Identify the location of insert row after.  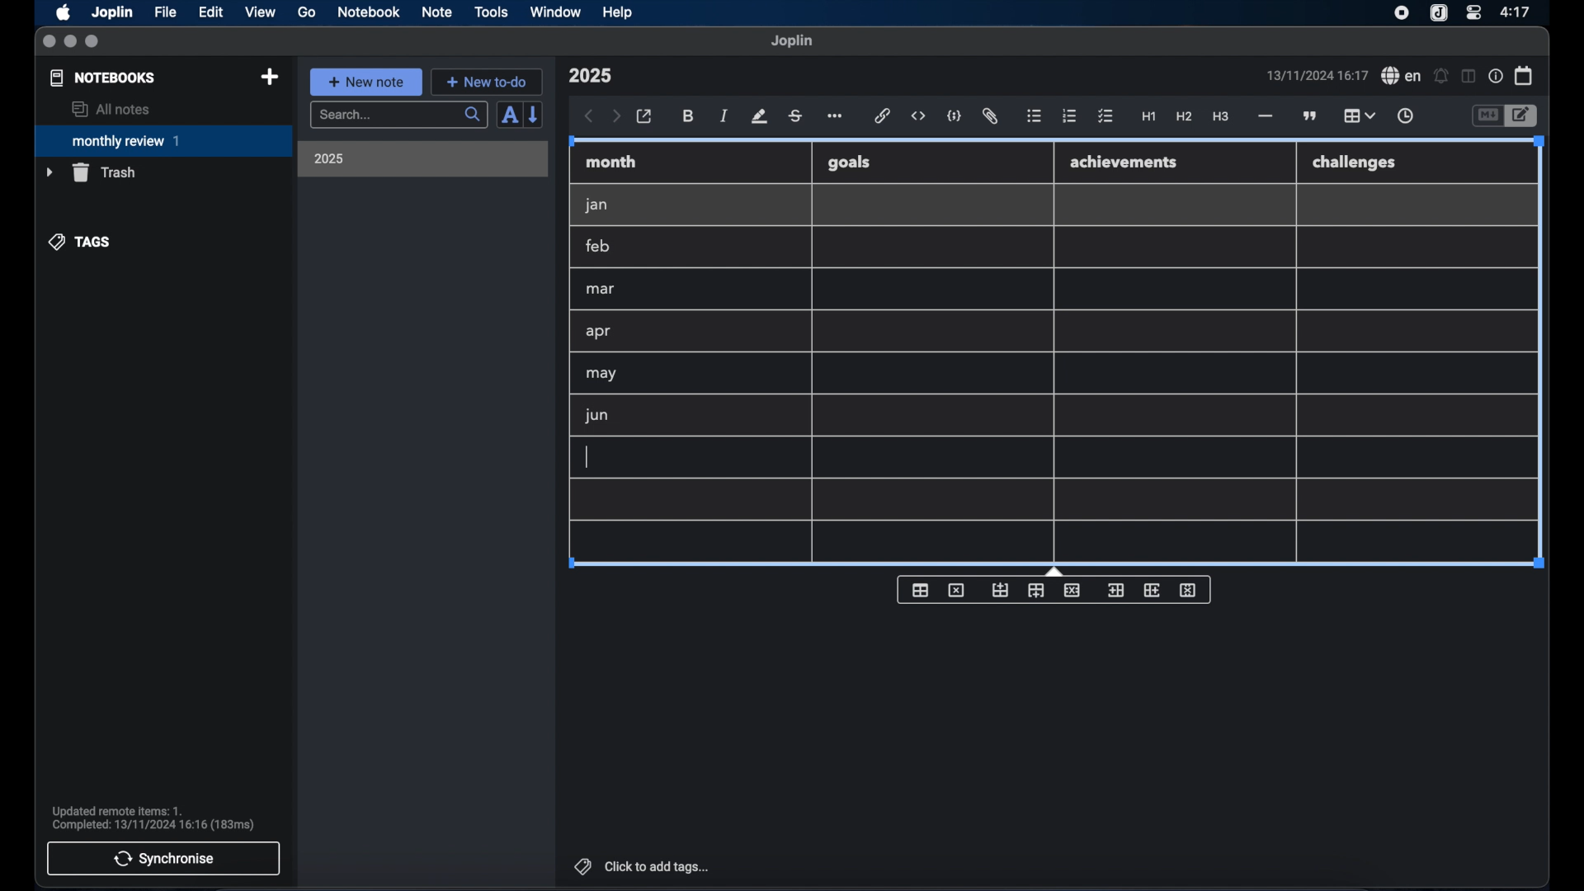
(1036, 591).